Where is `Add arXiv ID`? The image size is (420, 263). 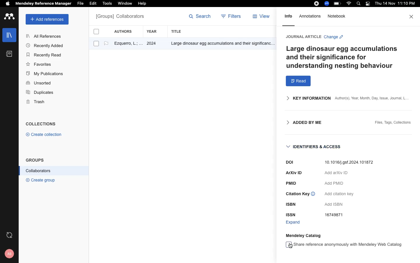 Add arXiv ID is located at coordinates (336, 174).